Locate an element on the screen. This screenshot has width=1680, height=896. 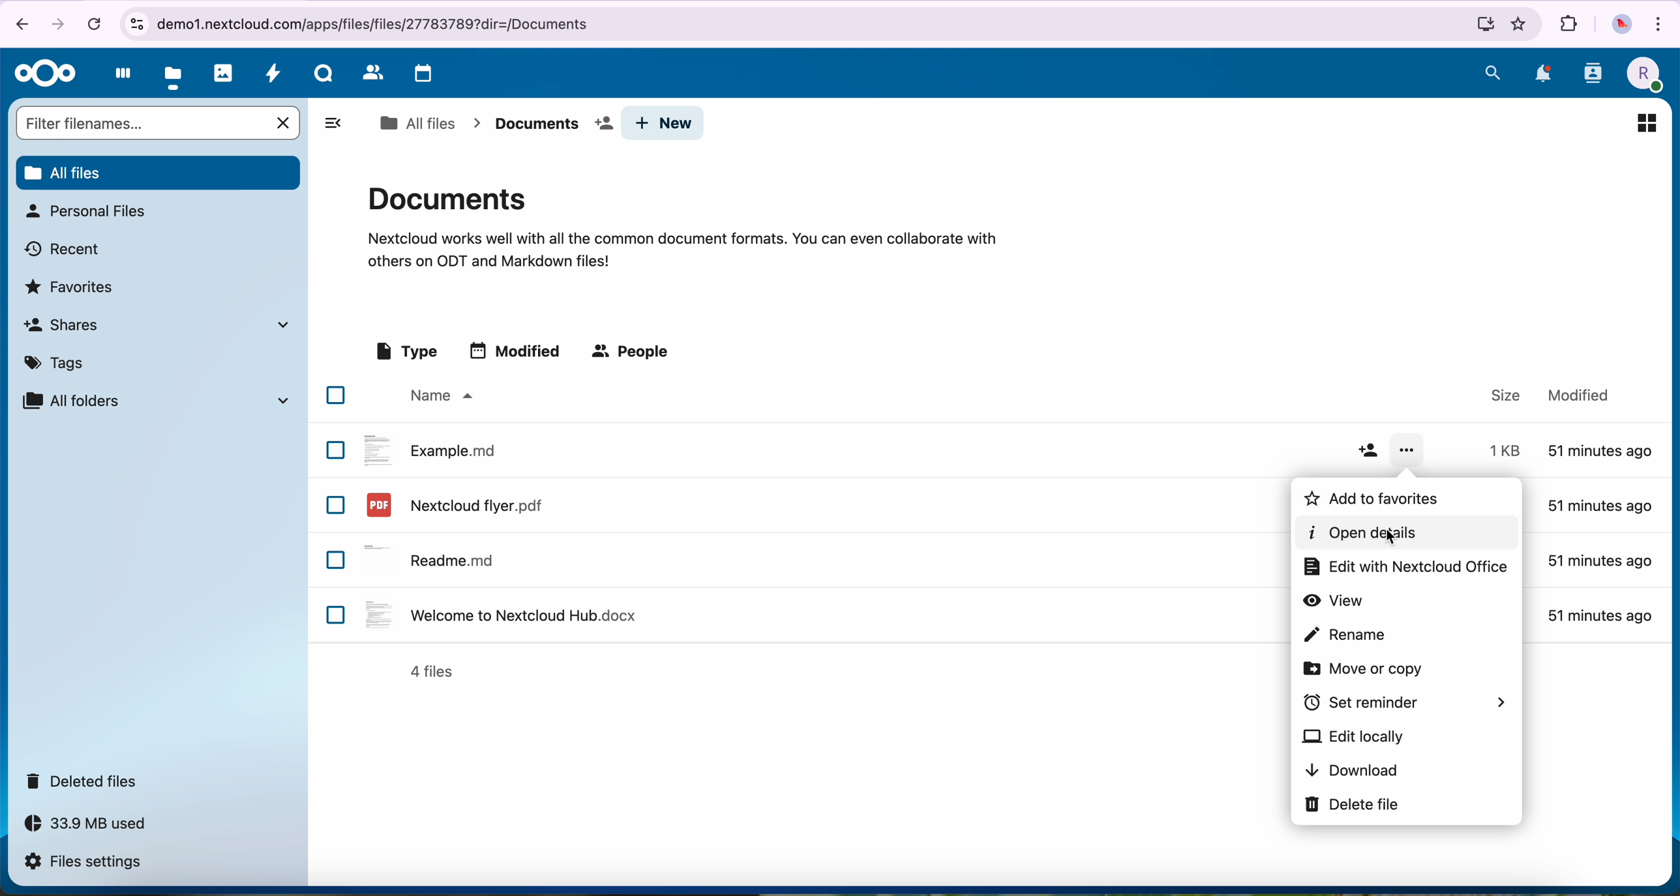
favorites is located at coordinates (1520, 24).